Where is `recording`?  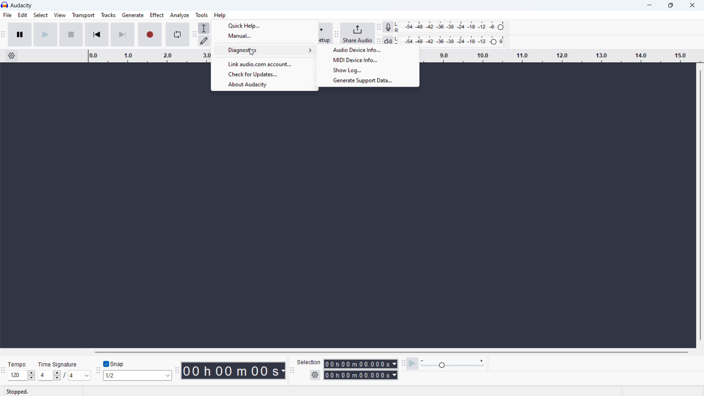 recording is located at coordinates (150, 34).